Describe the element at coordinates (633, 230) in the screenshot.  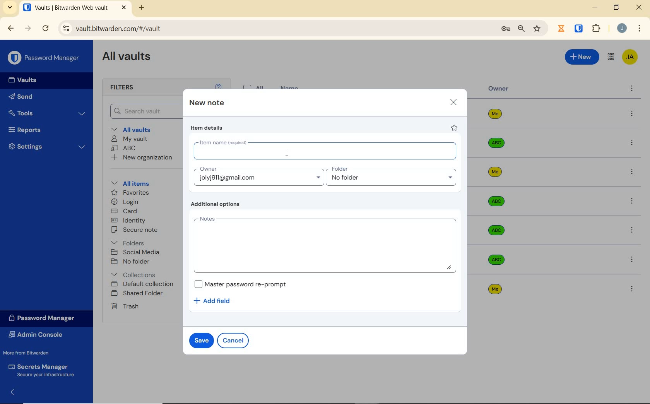
I see `more options` at that location.